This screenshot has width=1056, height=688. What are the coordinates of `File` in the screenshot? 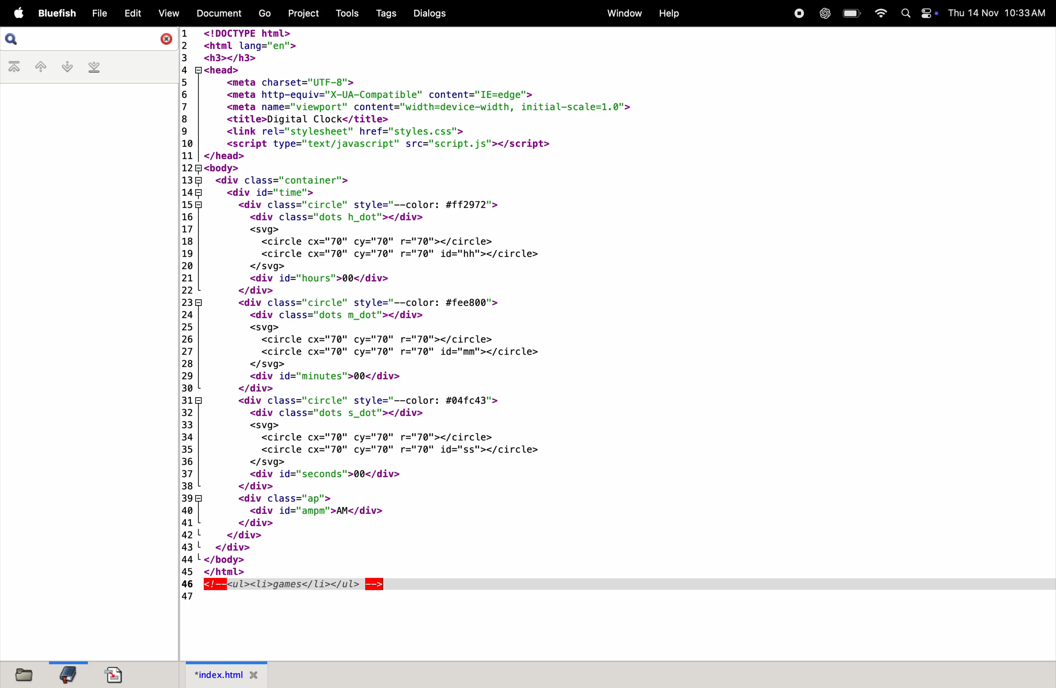 It's located at (100, 13).